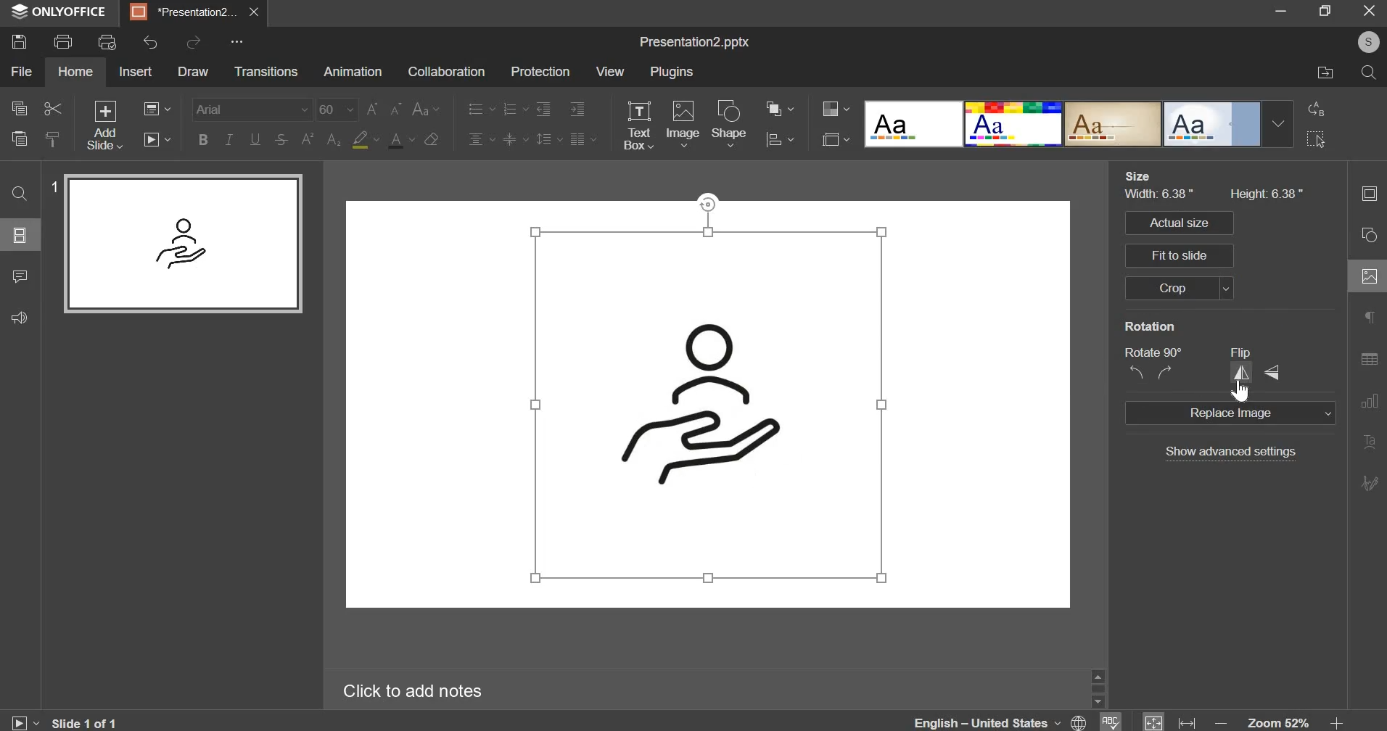 The image size is (1387, 731). Describe the element at coordinates (670, 72) in the screenshot. I see `plugins` at that location.